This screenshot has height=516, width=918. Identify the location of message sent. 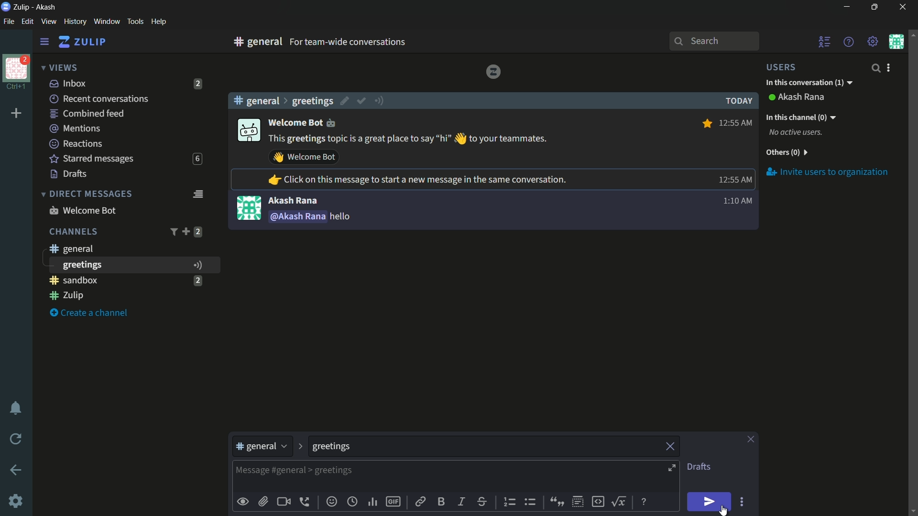
(313, 217).